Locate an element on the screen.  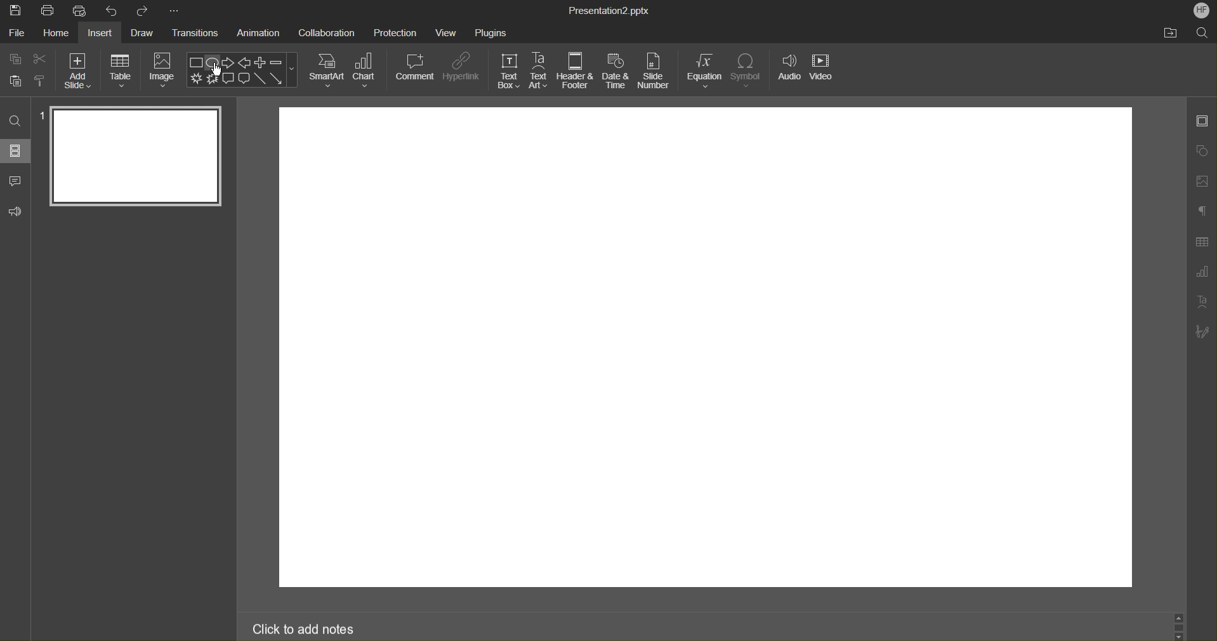
Slide 1 is located at coordinates (134, 155).